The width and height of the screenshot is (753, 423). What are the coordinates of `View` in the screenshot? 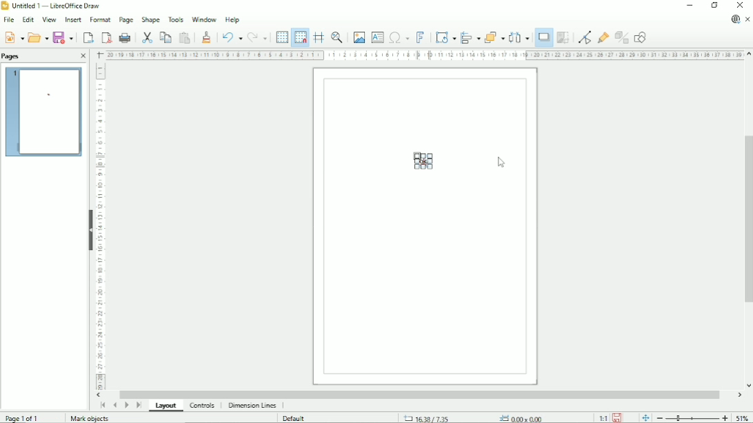 It's located at (48, 19).